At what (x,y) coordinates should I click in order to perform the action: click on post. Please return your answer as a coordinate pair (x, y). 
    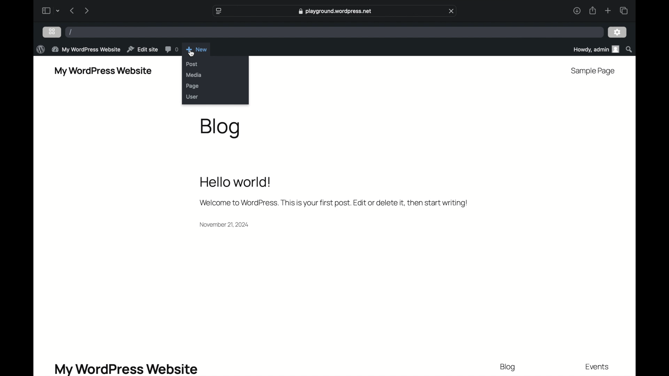
    Looking at the image, I should click on (192, 64).